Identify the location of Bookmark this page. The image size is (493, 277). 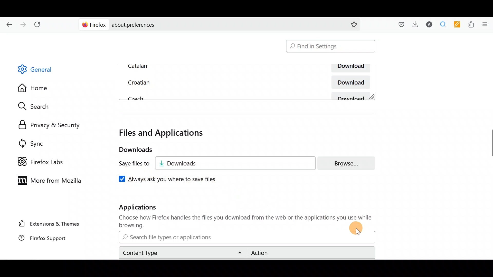
(354, 24).